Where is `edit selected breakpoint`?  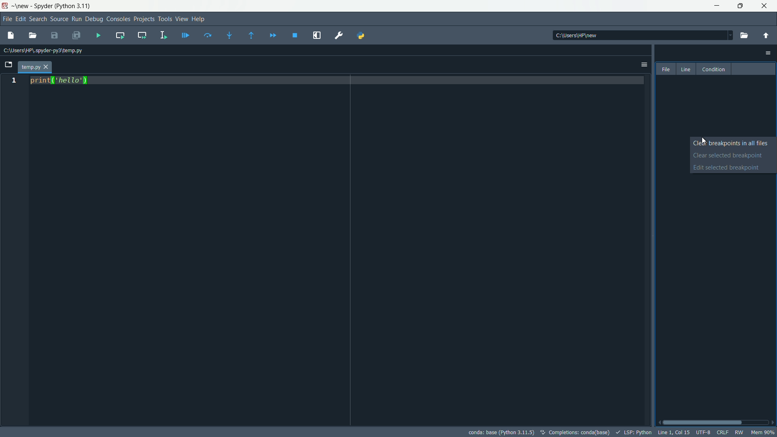 edit selected breakpoint is located at coordinates (734, 168).